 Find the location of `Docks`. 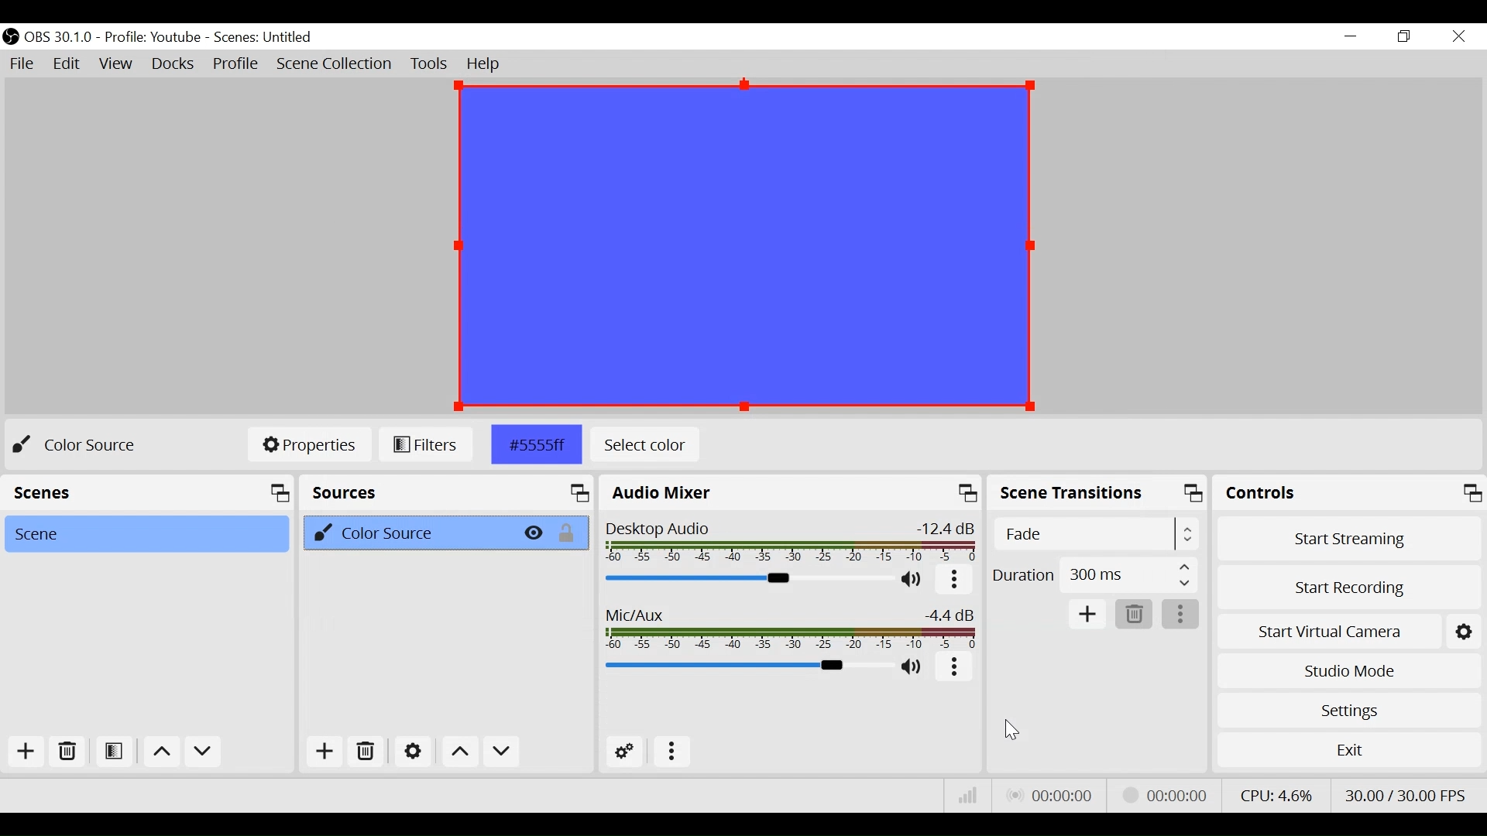

Docks is located at coordinates (174, 64).